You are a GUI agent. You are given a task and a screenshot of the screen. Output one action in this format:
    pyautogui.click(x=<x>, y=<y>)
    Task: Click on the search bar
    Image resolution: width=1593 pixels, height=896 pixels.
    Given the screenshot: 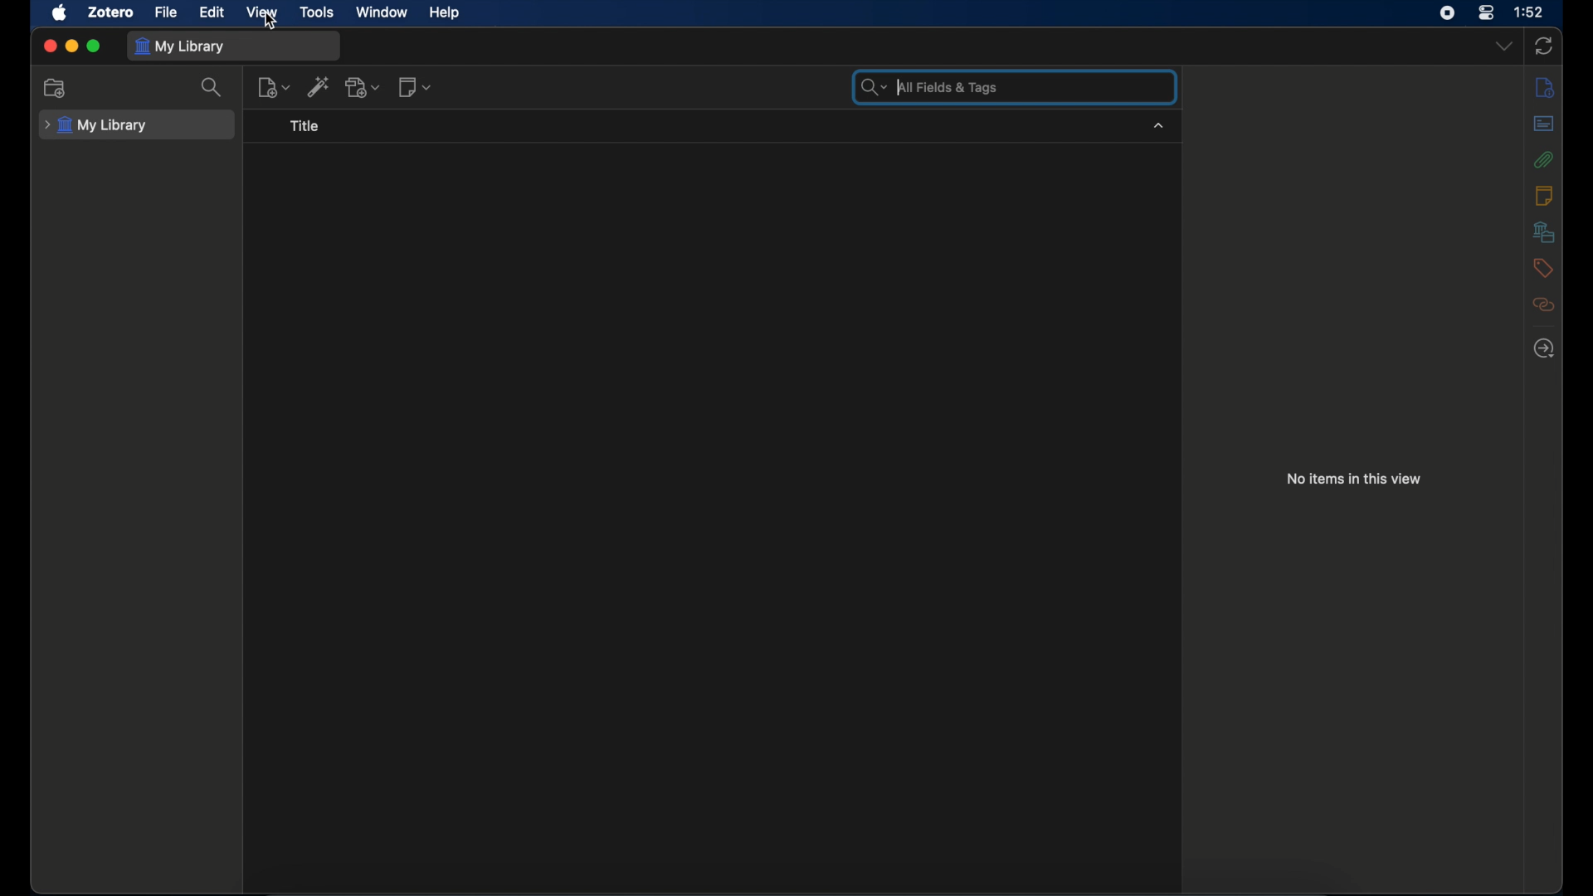 What is the action you would take?
    pyautogui.click(x=933, y=87)
    